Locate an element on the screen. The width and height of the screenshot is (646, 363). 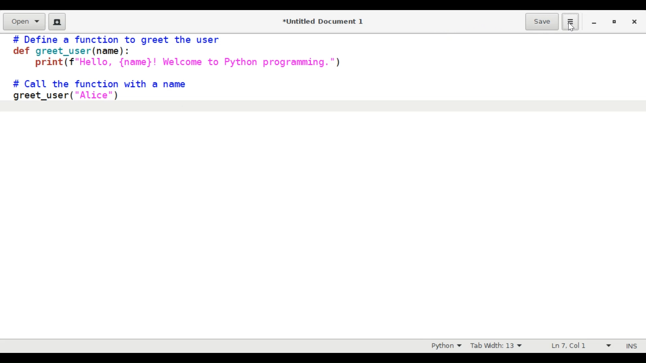
Restore is located at coordinates (614, 22).